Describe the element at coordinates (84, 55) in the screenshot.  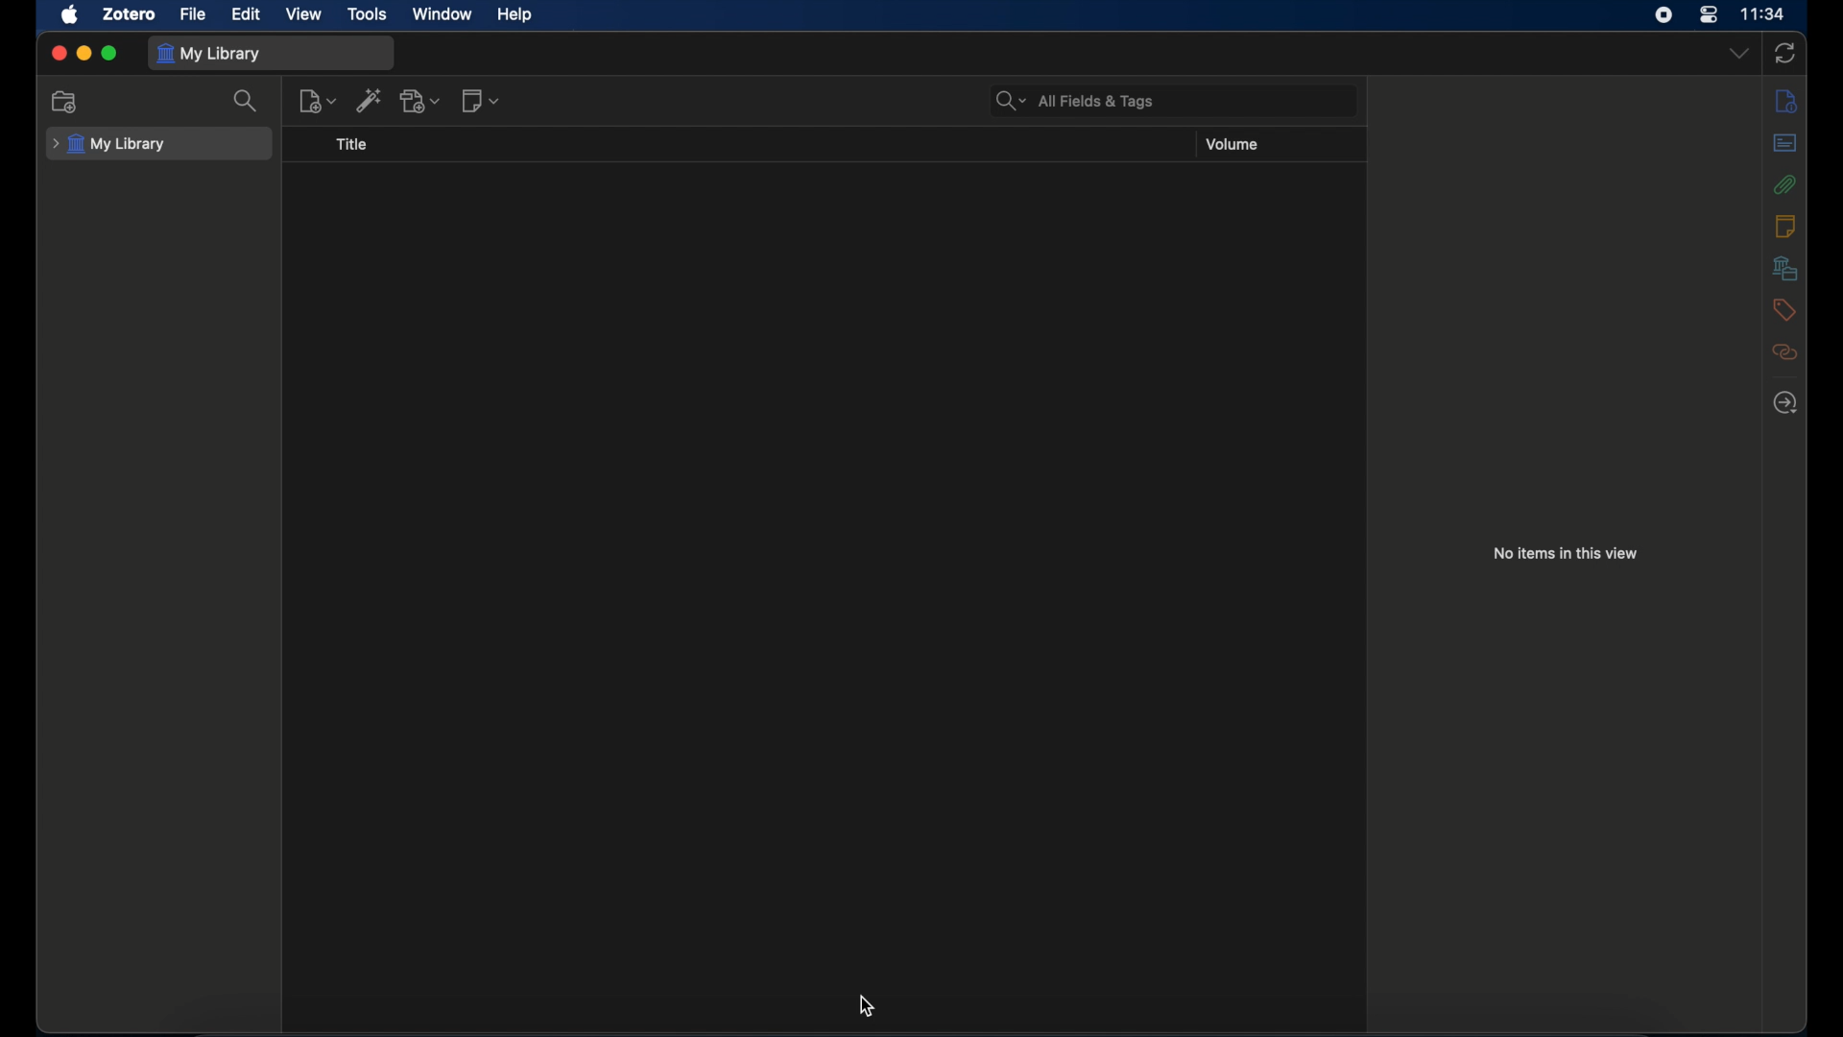
I see `minimize` at that location.